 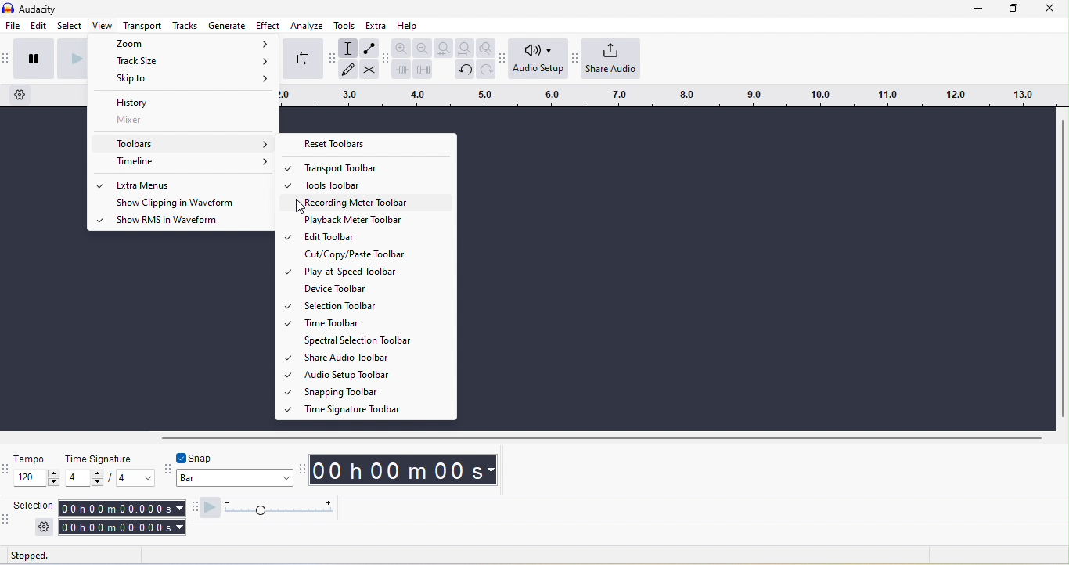 What do you see at coordinates (486, 70) in the screenshot?
I see `redo` at bounding box center [486, 70].